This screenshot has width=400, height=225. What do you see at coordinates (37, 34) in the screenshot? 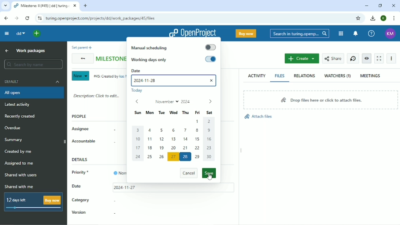
I see `Open quick add menu` at bounding box center [37, 34].